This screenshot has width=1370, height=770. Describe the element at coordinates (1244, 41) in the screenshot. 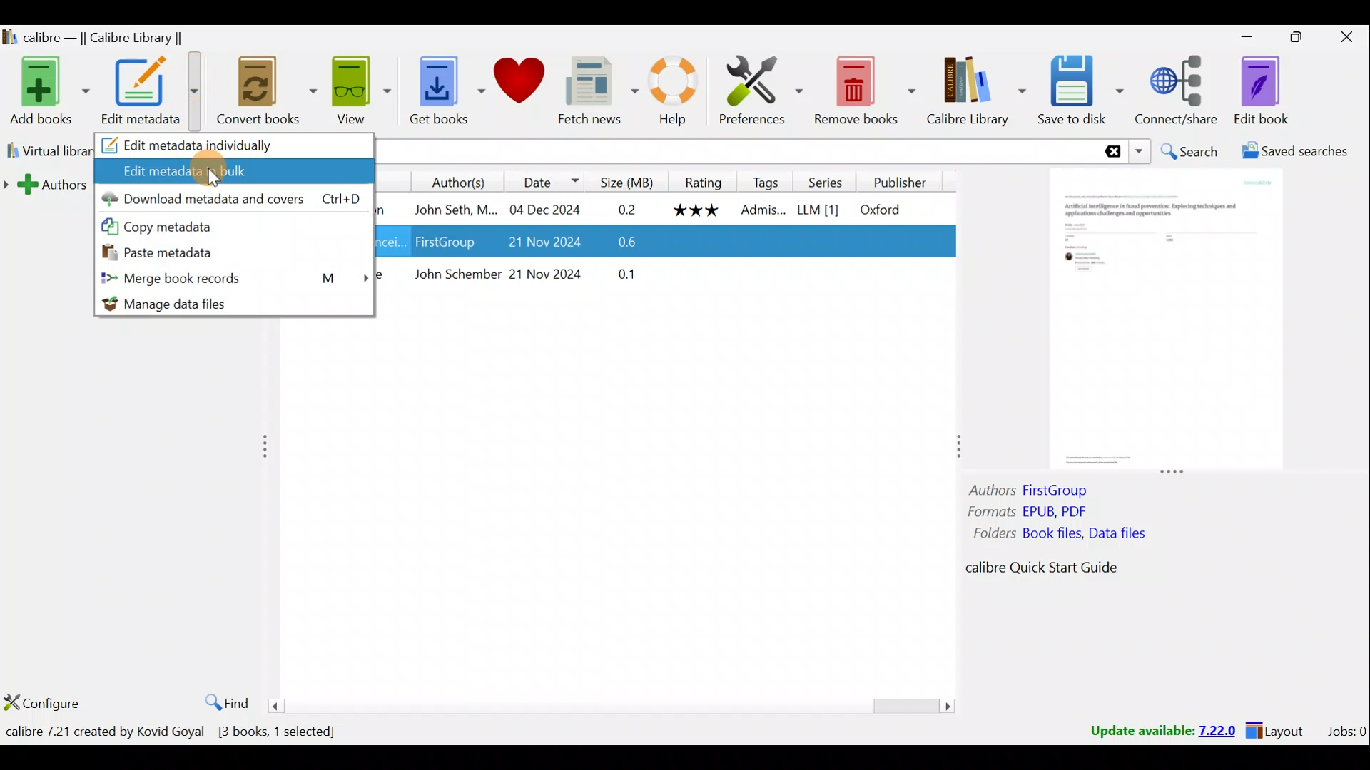

I see `Minimise` at that location.